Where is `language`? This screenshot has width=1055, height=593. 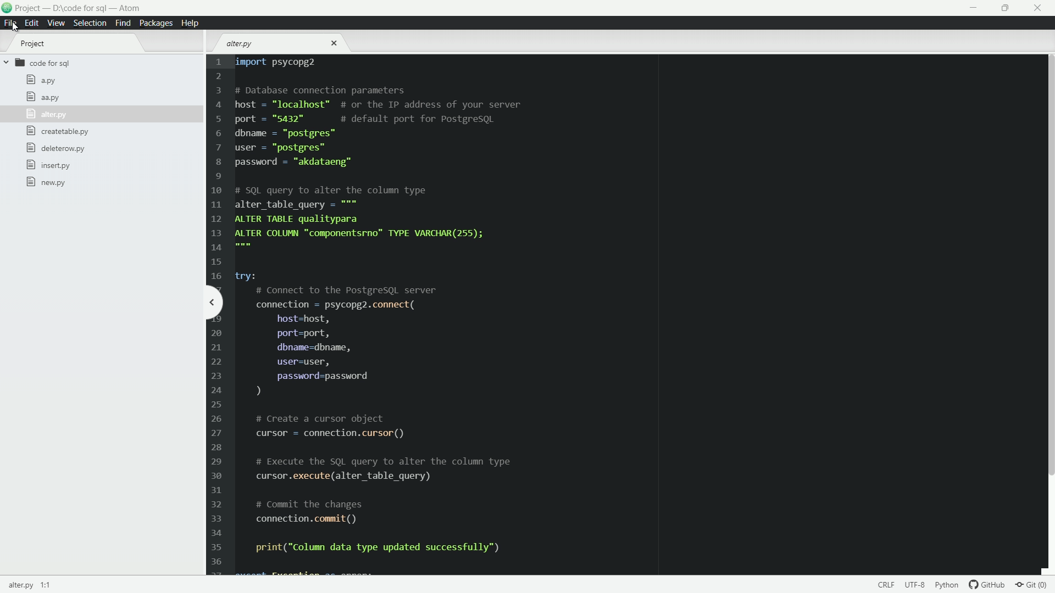
language is located at coordinates (947, 584).